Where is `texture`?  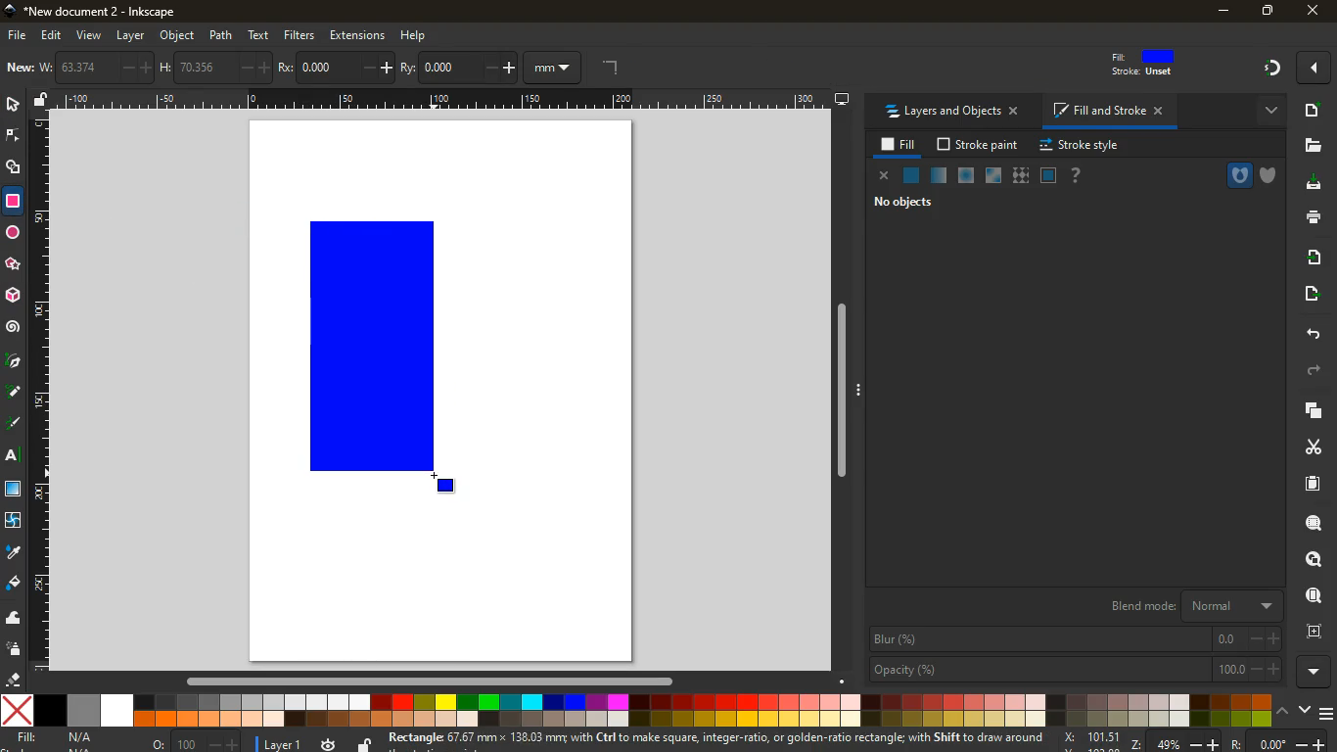 texture is located at coordinates (1020, 175).